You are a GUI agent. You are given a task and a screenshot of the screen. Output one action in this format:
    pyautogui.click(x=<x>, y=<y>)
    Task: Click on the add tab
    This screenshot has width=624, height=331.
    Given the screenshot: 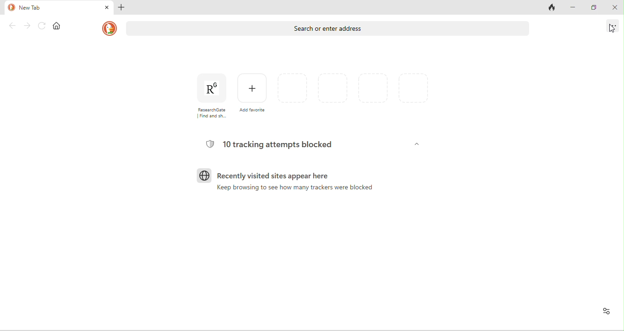 What is the action you would take?
    pyautogui.click(x=122, y=7)
    